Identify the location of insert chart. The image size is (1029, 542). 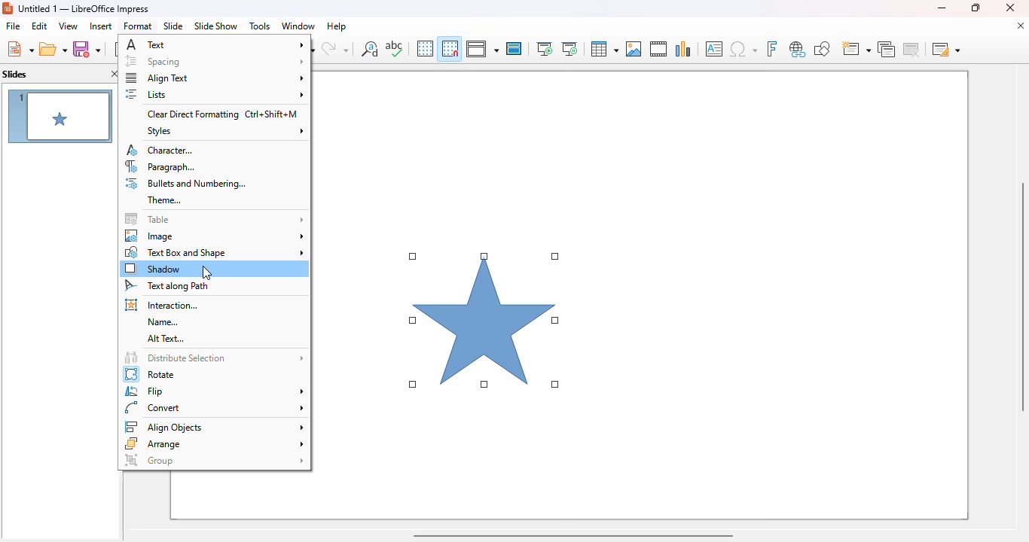
(683, 48).